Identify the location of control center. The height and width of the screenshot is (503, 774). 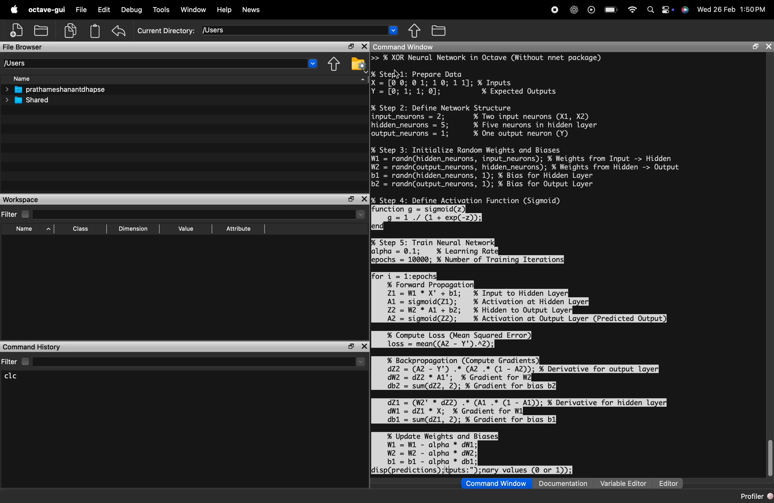
(665, 9).